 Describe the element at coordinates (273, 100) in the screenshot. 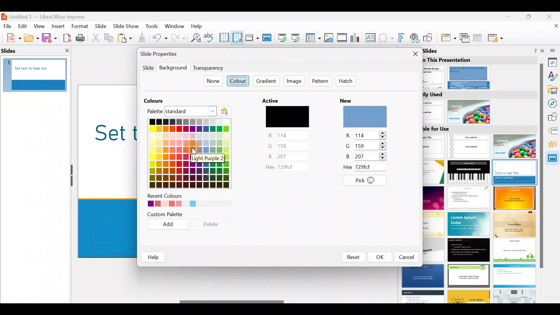

I see `active` at that location.